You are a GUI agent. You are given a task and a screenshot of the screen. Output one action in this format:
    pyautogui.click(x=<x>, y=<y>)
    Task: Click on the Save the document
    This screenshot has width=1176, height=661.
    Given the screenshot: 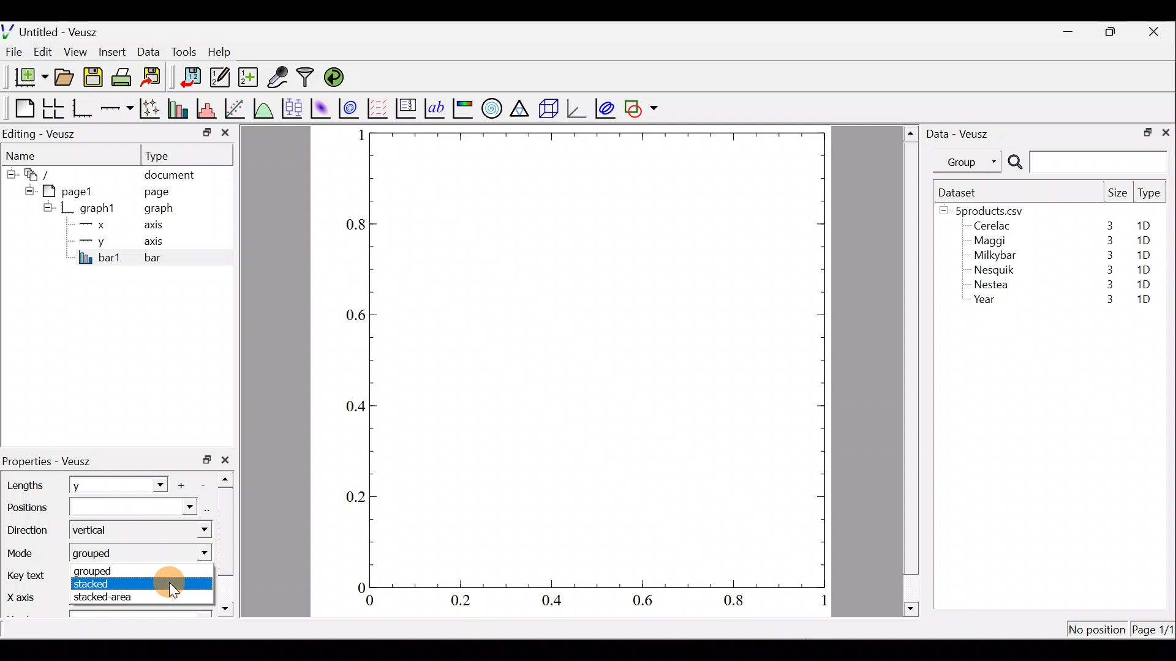 What is the action you would take?
    pyautogui.click(x=94, y=80)
    